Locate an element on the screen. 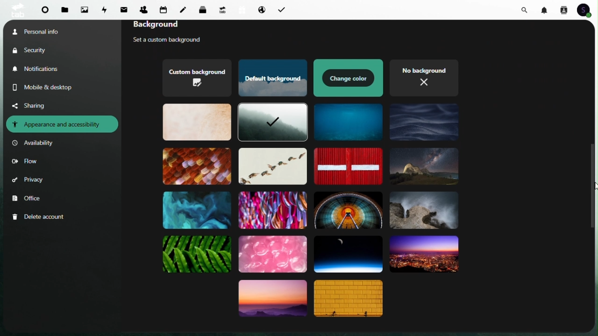 This screenshot has width=598, height=336. Themes is located at coordinates (197, 78).